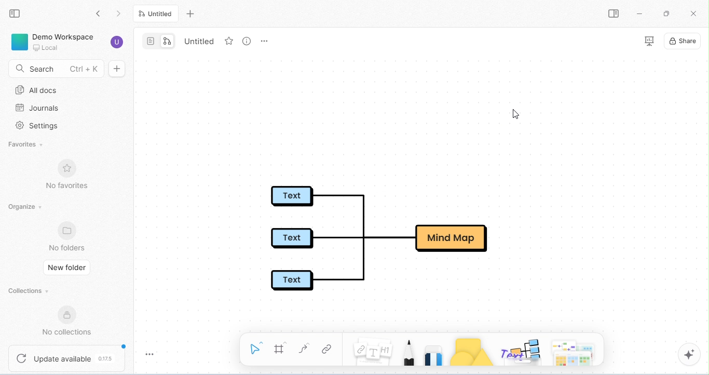 This screenshot has height=375, width=709. What do you see at coordinates (389, 237) in the screenshot?
I see `format of mind map and texts have been changed` at bounding box center [389, 237].